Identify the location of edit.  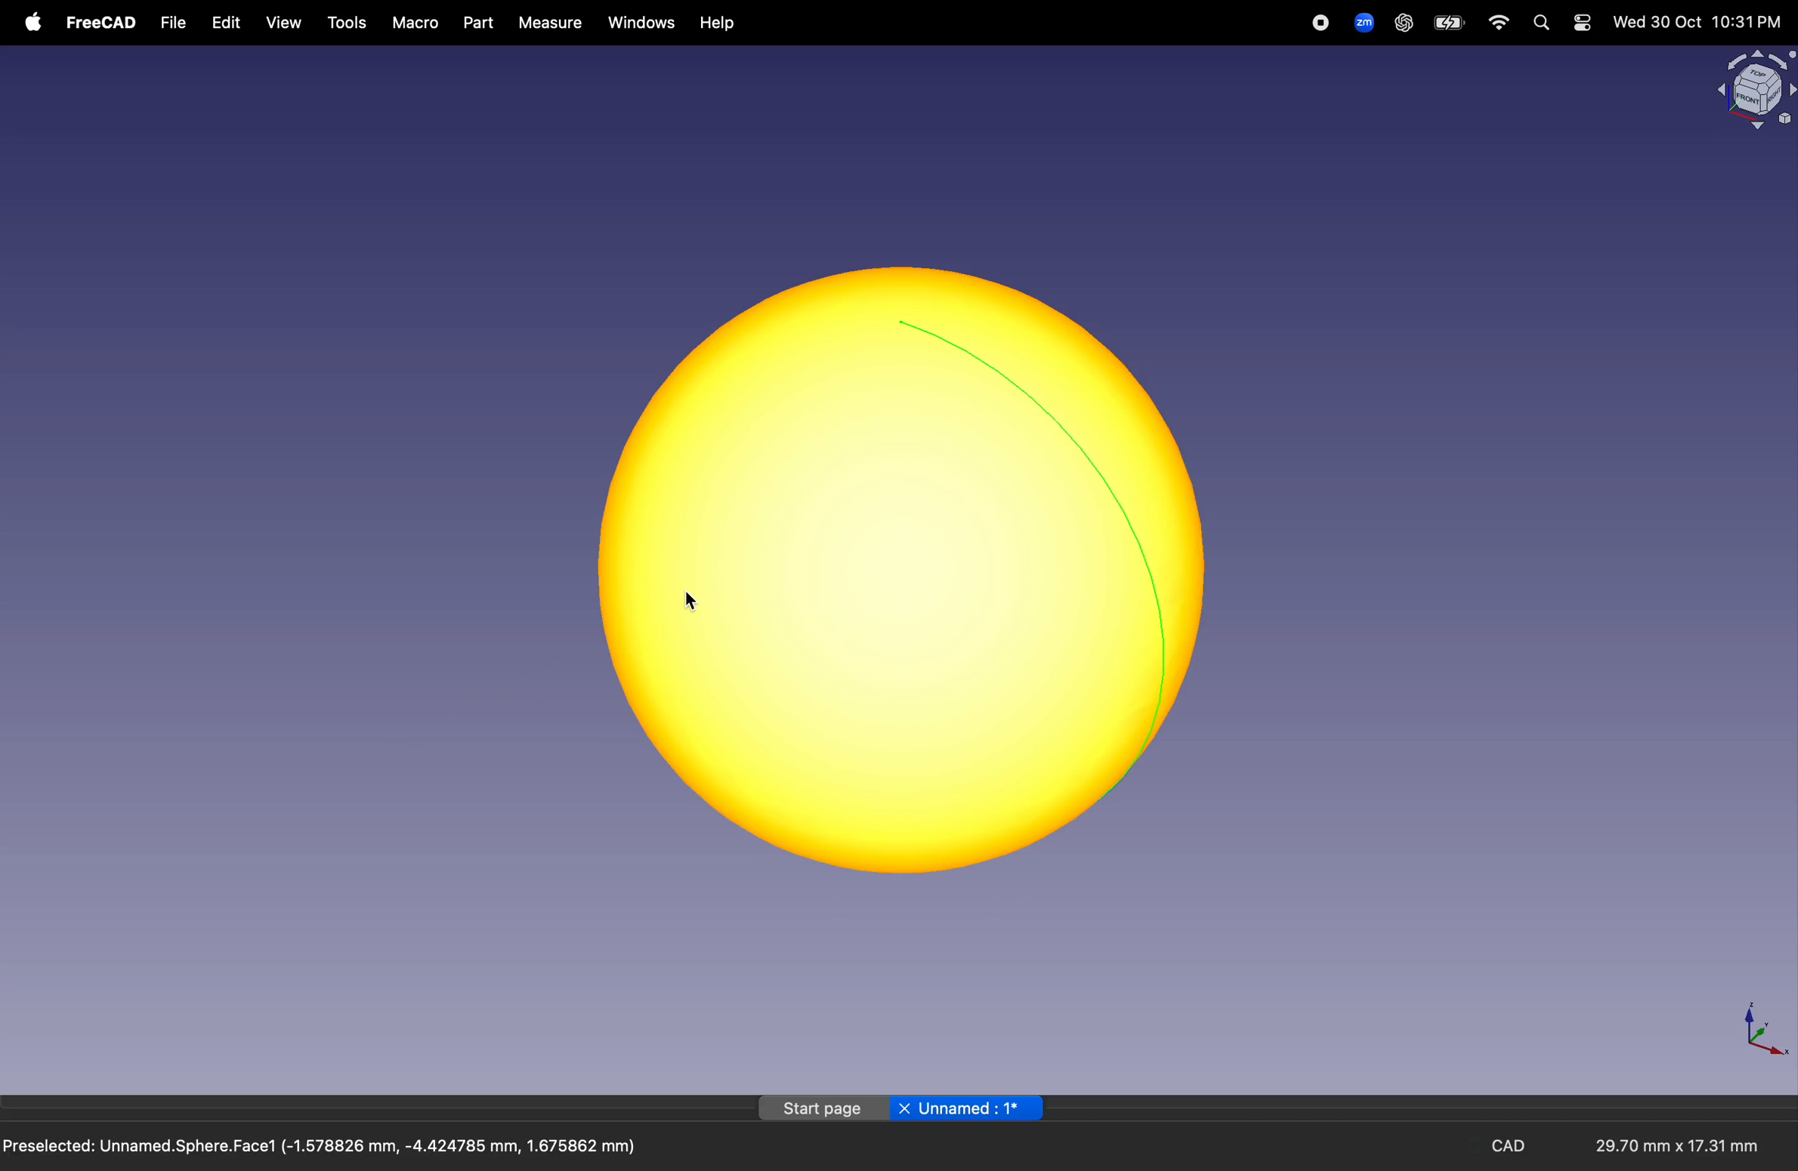
(223, 23).